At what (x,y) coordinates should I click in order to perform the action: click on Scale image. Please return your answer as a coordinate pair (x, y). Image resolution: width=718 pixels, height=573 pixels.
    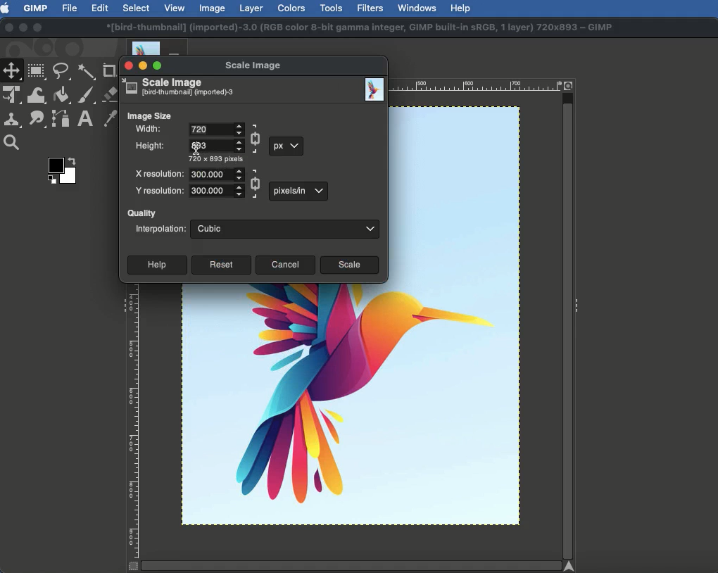
    Looking at the image, I should click on (252, 62).